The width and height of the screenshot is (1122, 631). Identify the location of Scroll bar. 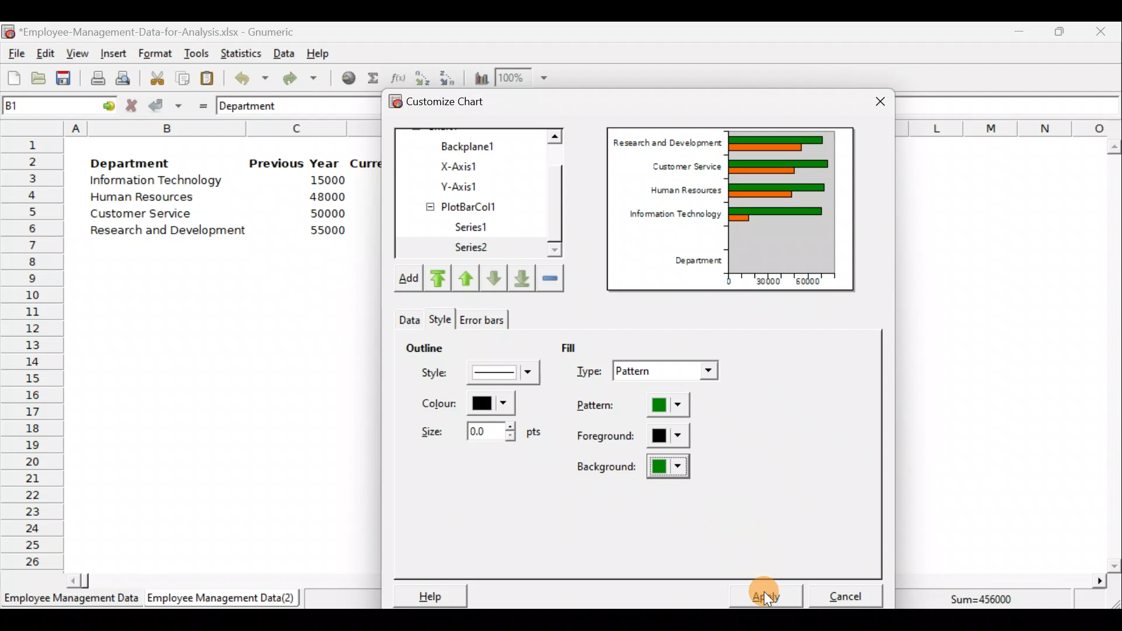
(561, 195).